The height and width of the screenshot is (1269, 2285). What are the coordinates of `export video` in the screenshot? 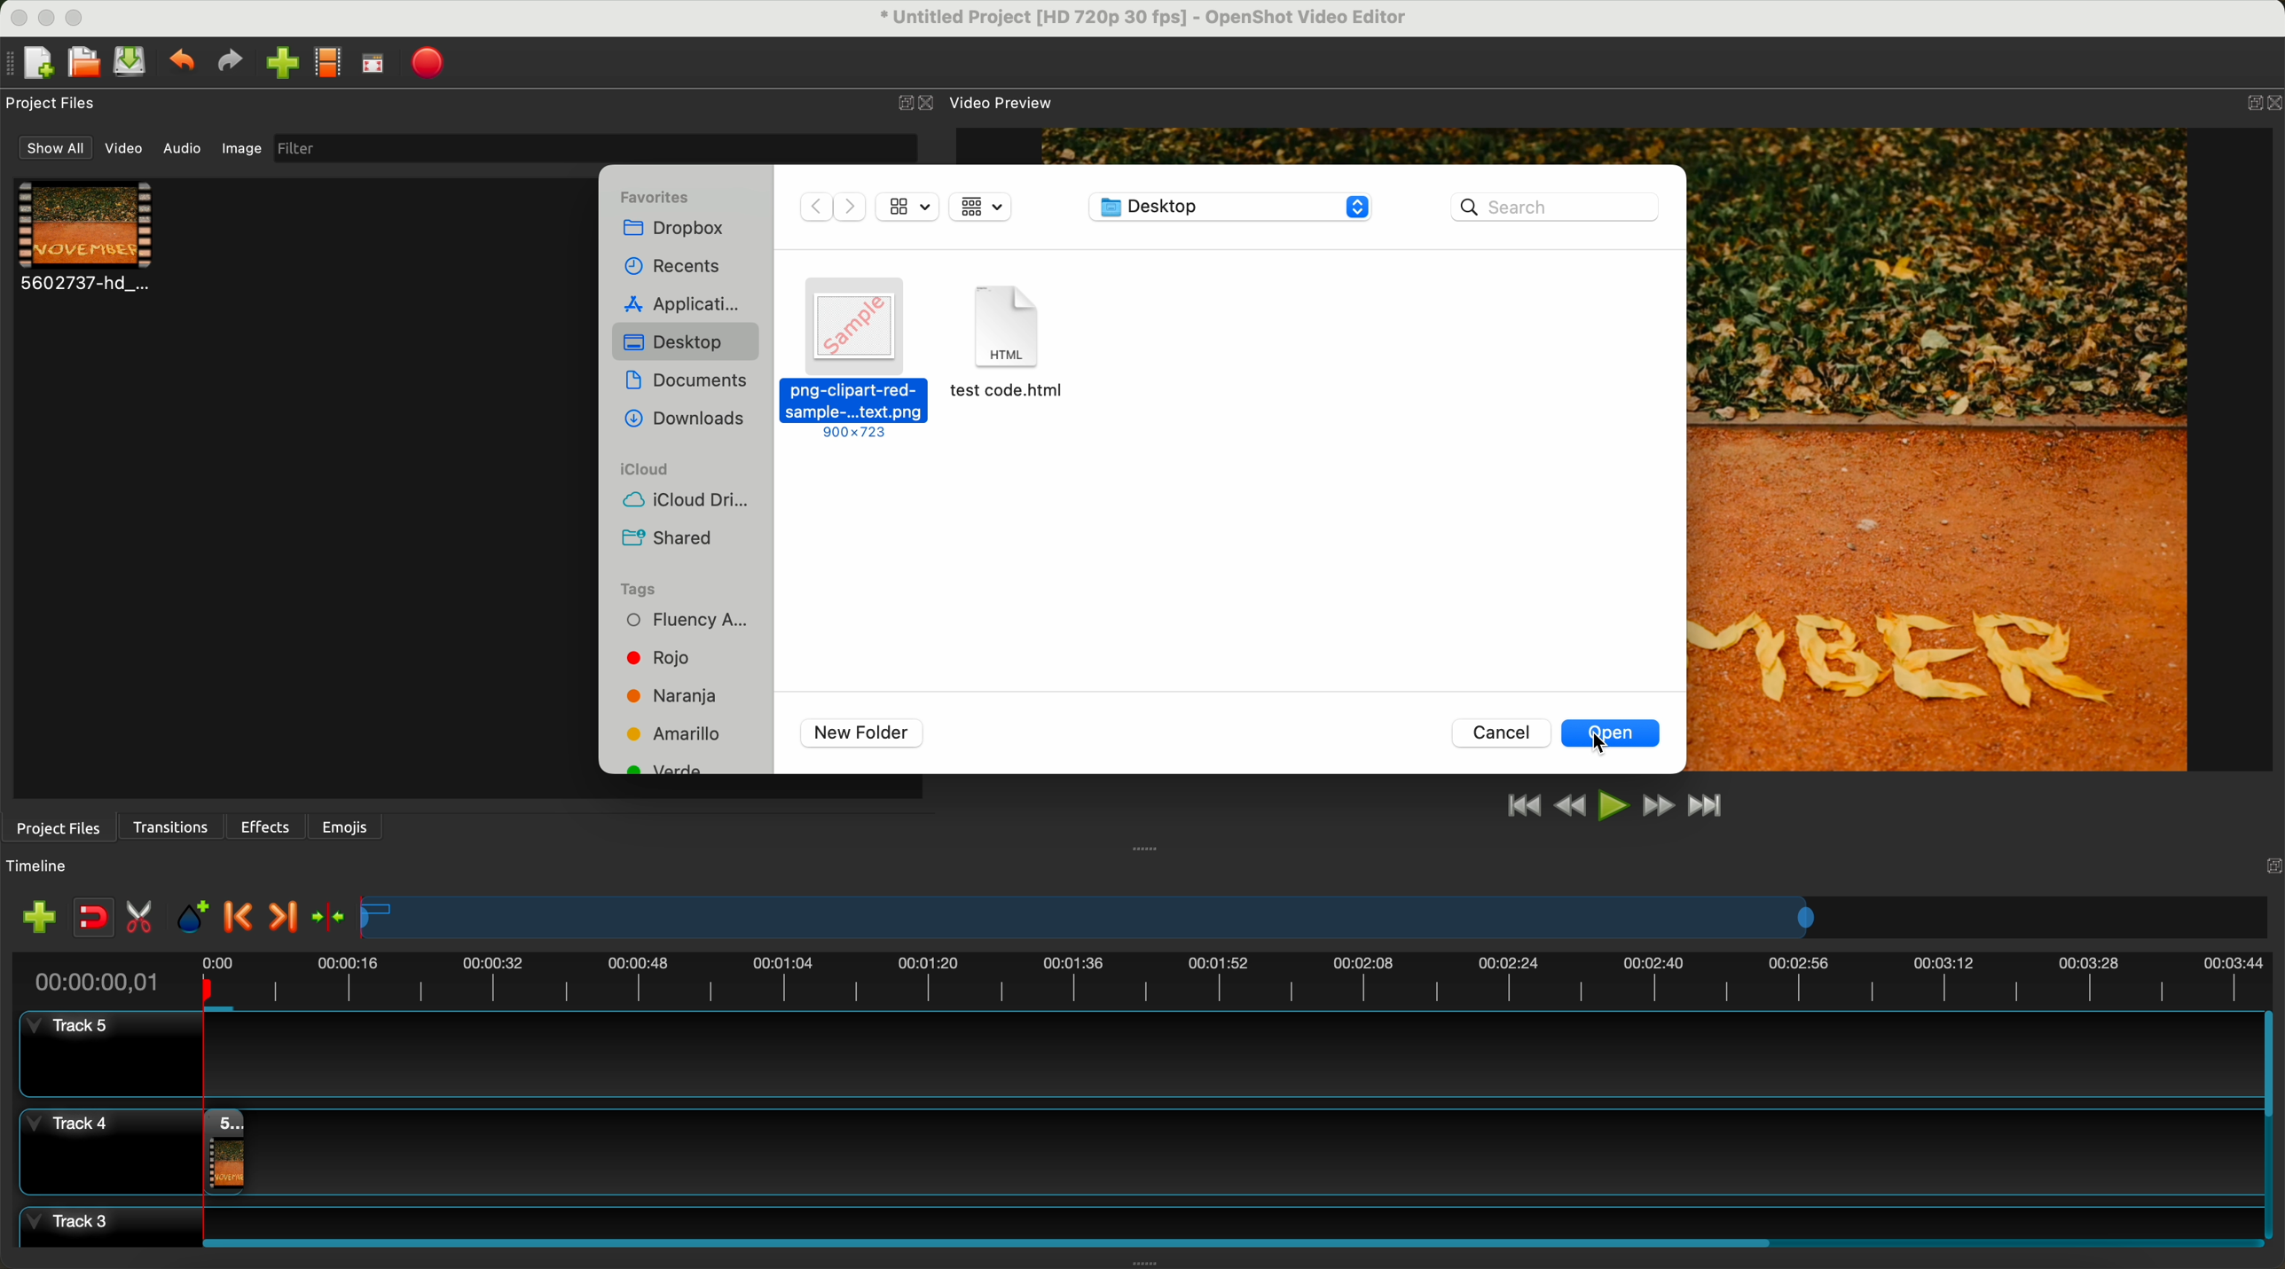 It's located at (434, 63).